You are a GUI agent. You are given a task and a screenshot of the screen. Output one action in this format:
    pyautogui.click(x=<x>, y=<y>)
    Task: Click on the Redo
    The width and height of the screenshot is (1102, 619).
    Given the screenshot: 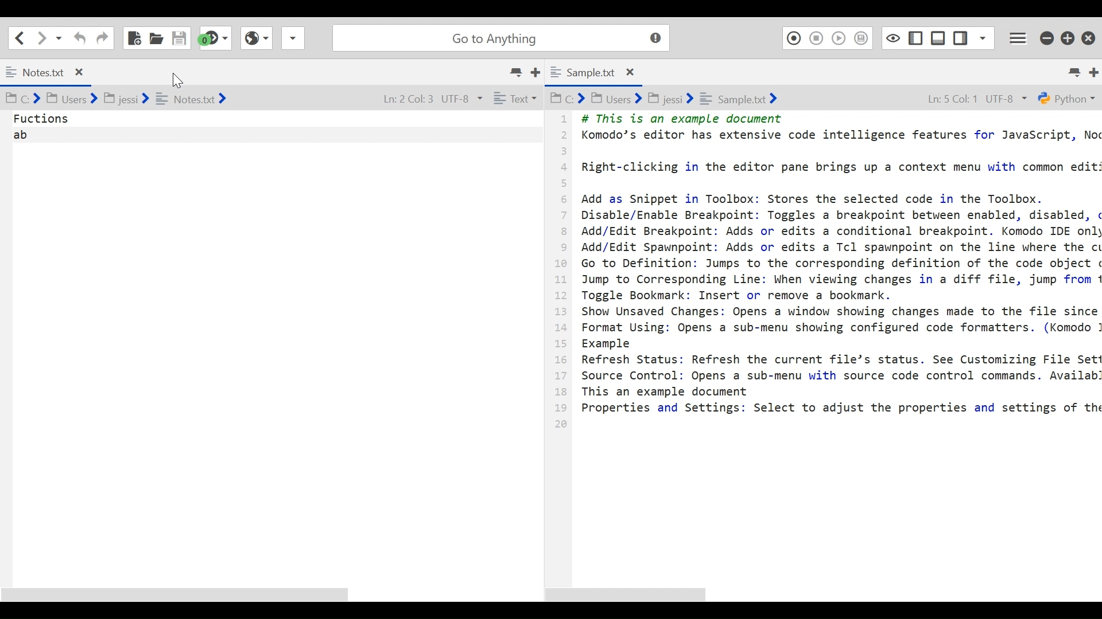 What is the action you would take?
    pyautogui.click(x=102, y=37)
    